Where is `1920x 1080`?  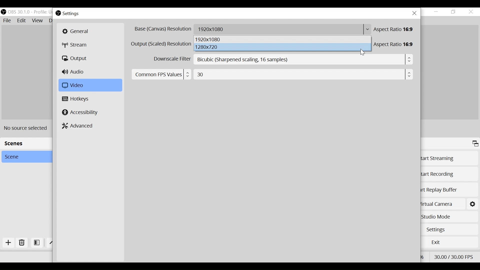 1920x 1080 is located at coordinates (282, 29).